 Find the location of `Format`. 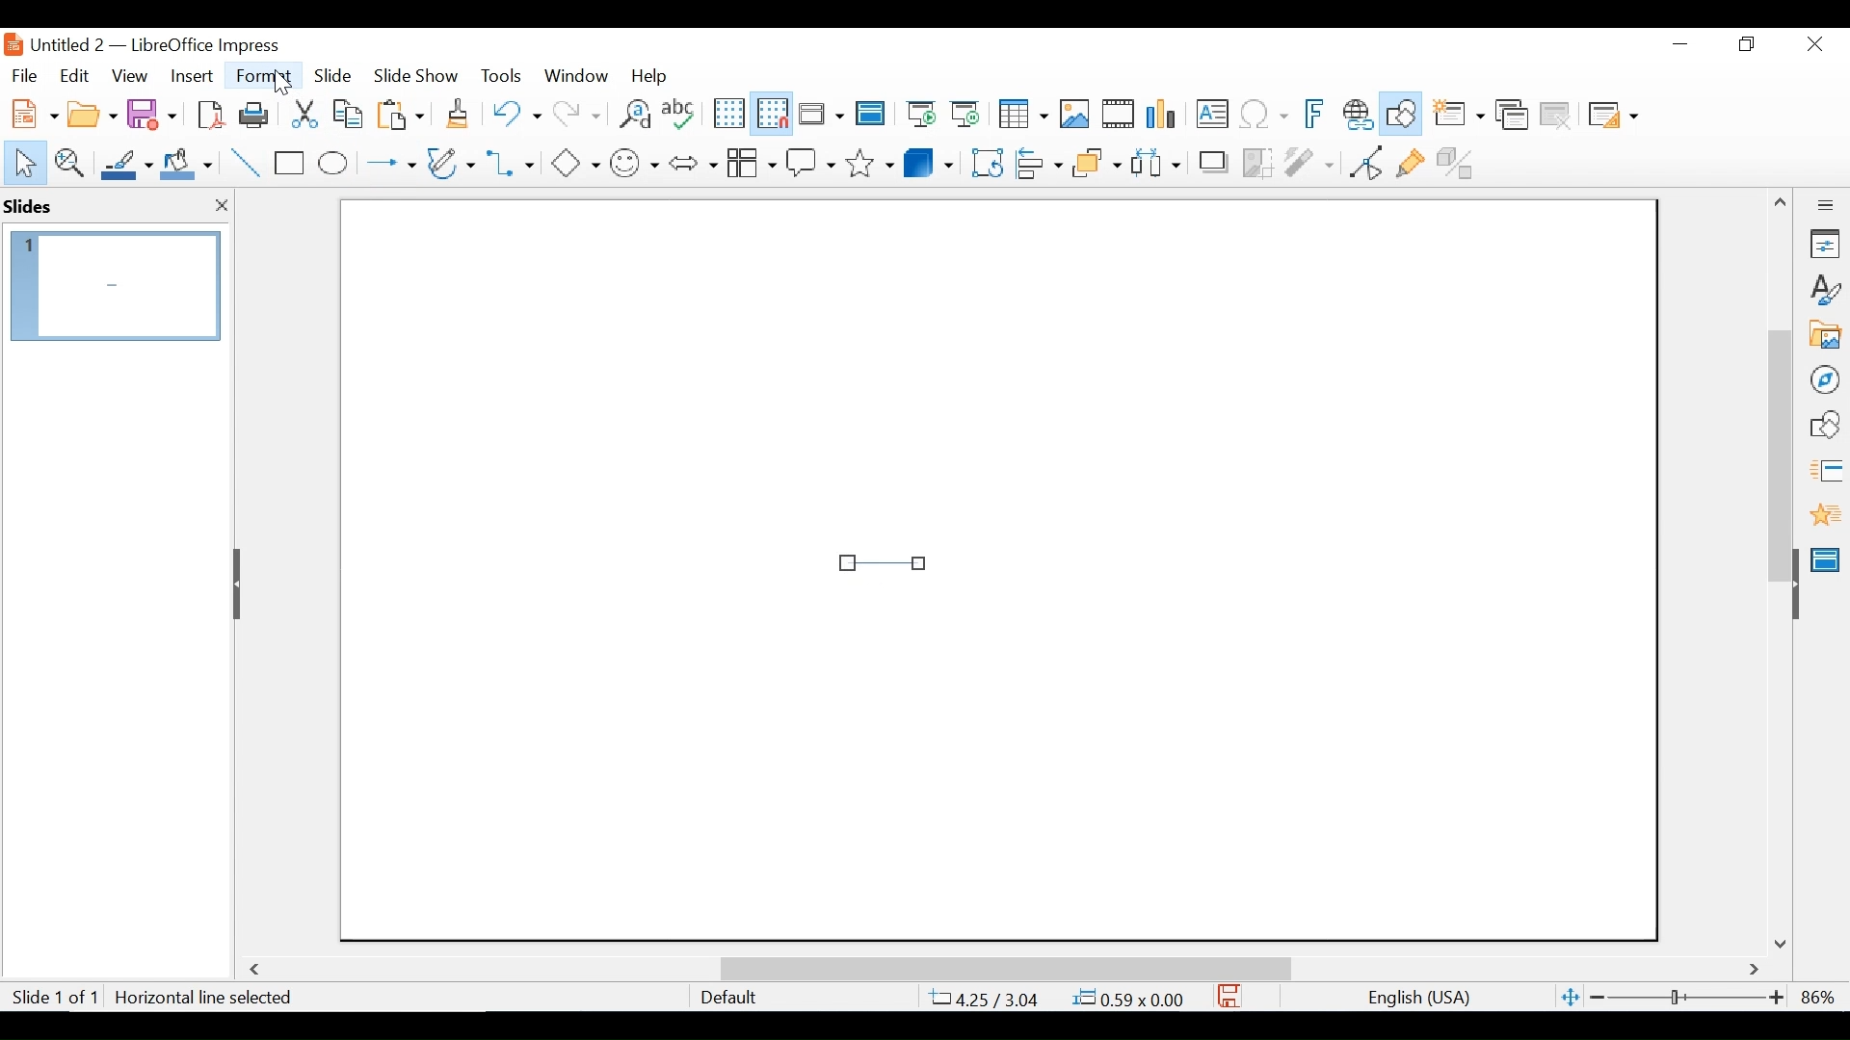

Format is located at coordinates (265, 76).